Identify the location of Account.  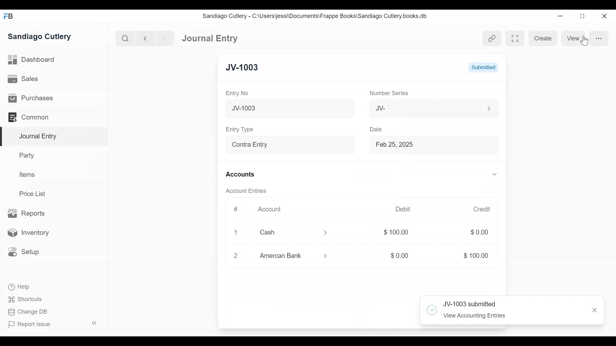
(270, 210).